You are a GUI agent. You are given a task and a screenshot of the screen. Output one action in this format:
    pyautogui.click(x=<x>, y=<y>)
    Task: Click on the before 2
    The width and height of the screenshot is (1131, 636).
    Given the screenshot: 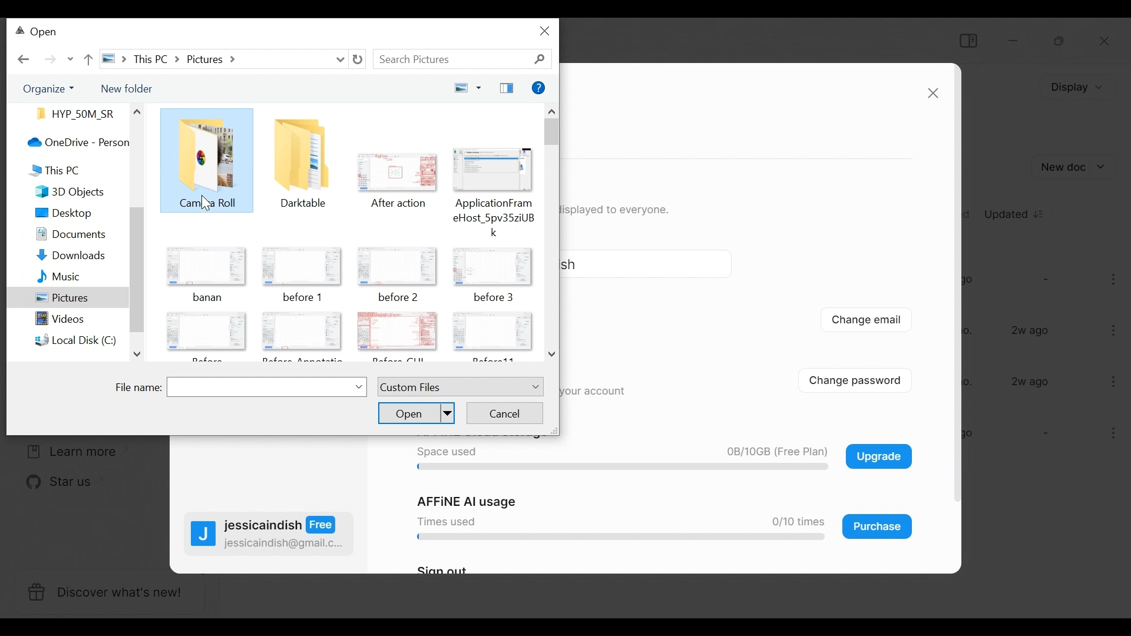 What is the action you would take?
    pyautogui.click(x=399, y=297)
    